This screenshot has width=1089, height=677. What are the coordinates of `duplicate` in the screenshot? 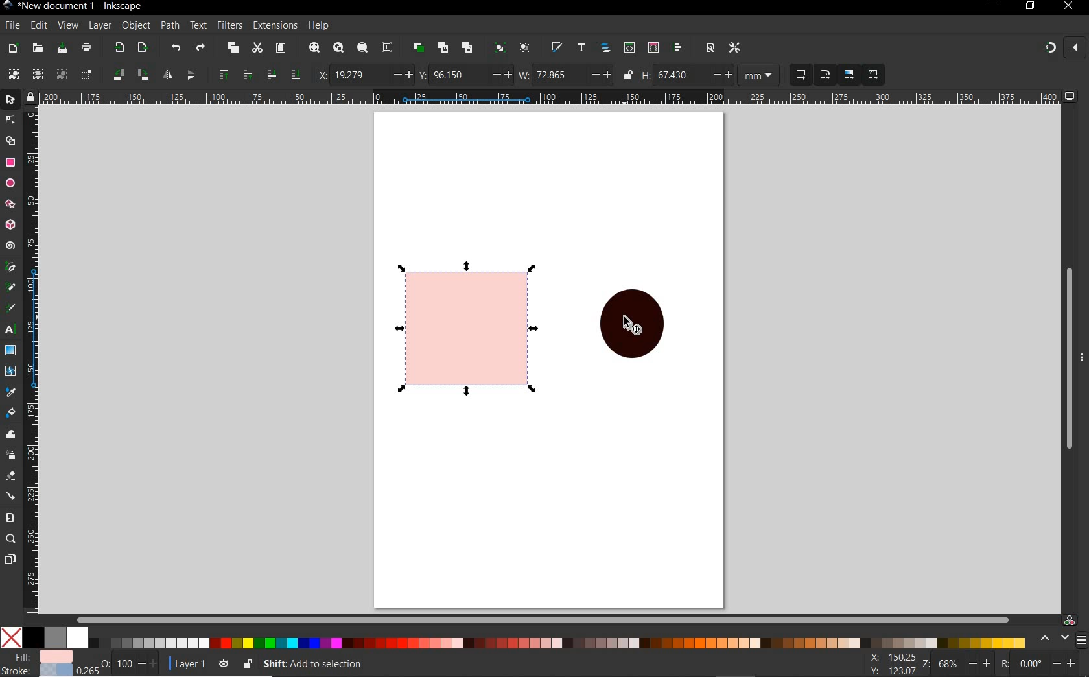 It's located at (419, 48).